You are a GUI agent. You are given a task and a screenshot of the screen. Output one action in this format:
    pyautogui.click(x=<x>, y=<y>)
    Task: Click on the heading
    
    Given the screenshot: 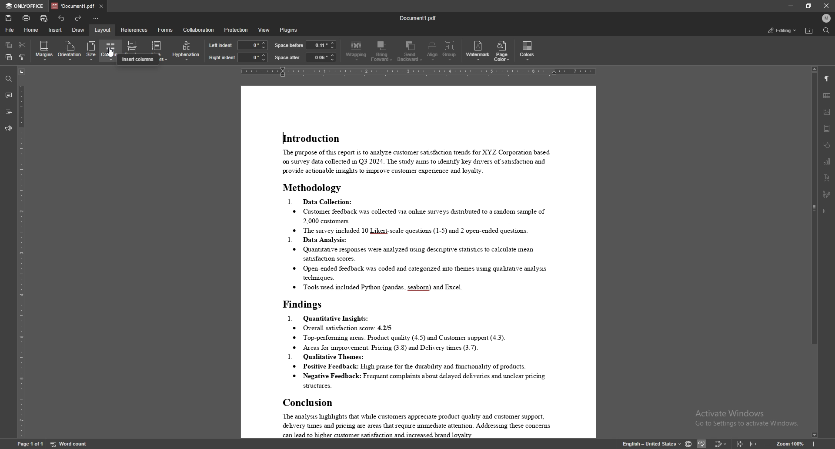 What is the action you would take?
    pyautogui.click(x=9, y=112)
    